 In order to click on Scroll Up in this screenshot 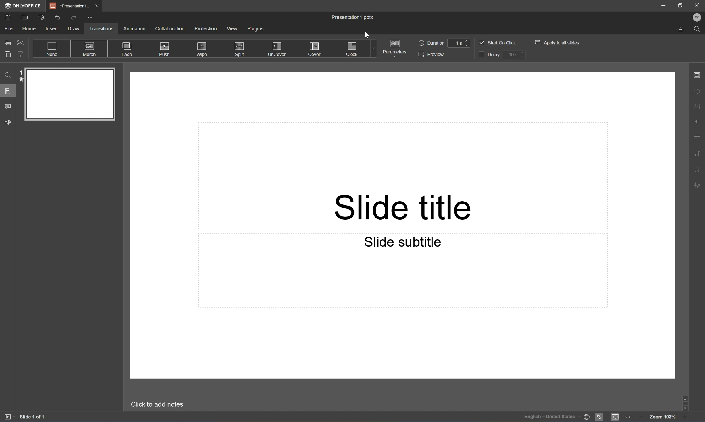, I will do `click(683, 396)`.